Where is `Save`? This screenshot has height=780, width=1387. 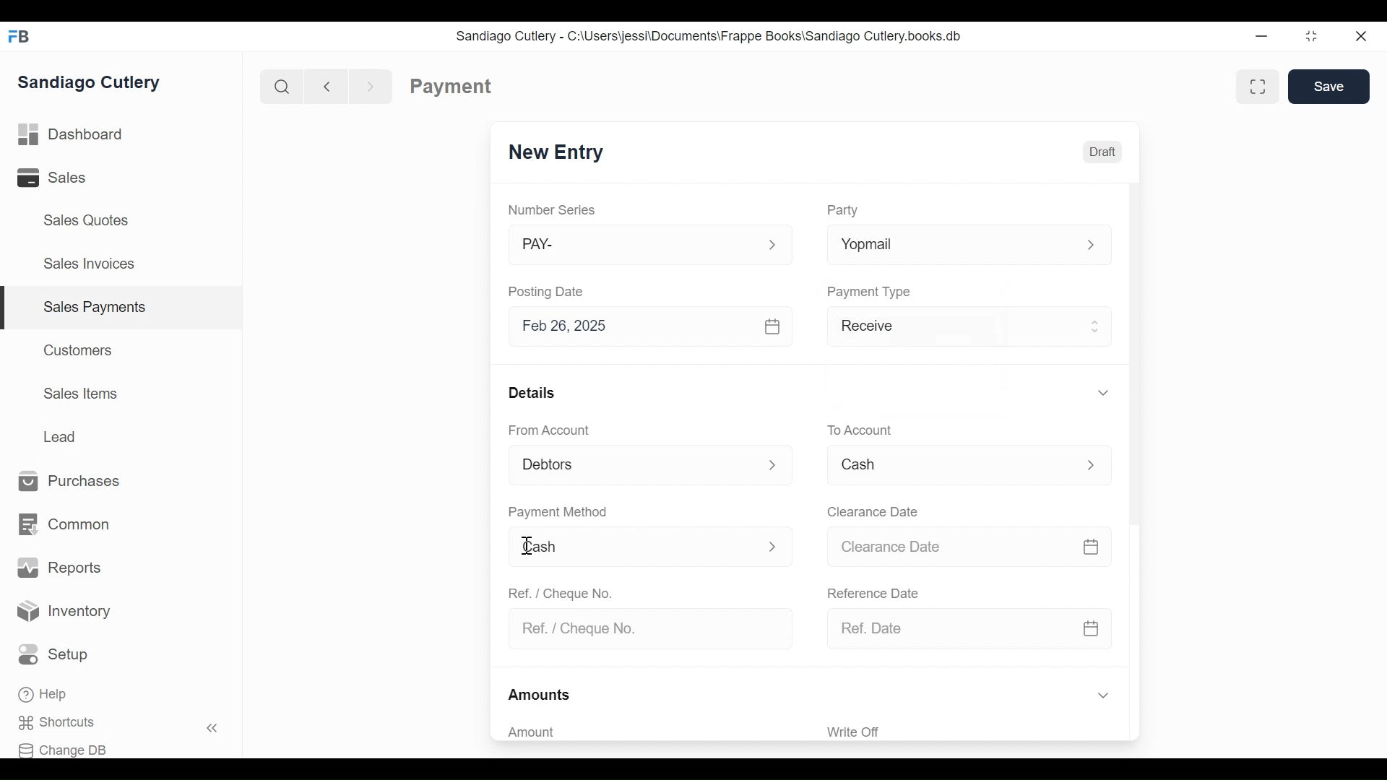
Save is located at coordinates (1329, 87).